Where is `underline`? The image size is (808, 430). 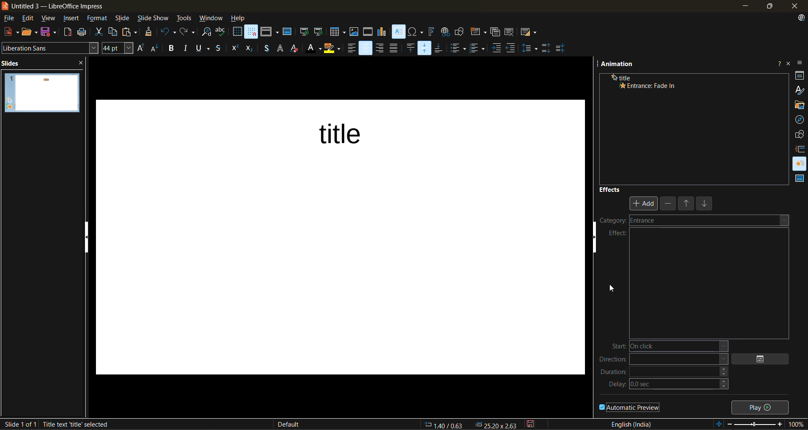
underline is located at coordinates (205, 49).